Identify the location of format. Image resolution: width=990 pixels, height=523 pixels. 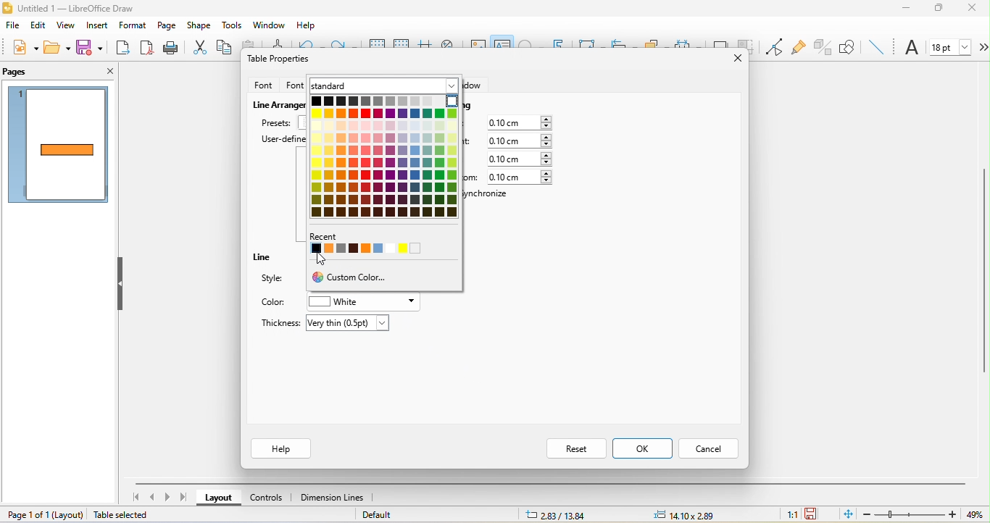
(134, 25).